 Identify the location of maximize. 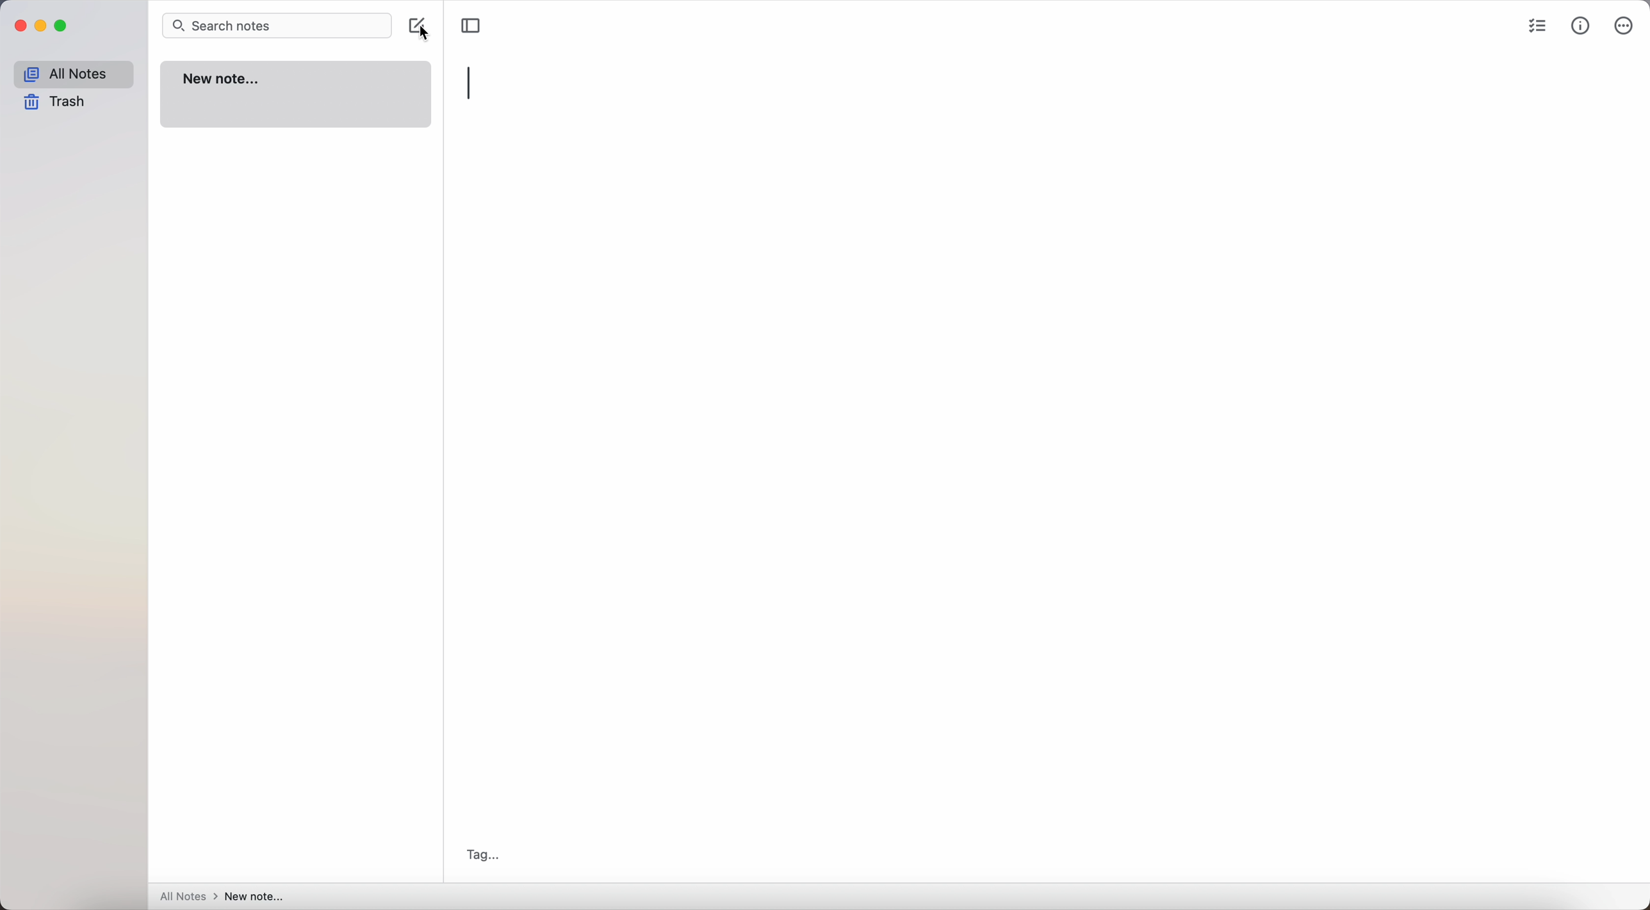
(63, 26).